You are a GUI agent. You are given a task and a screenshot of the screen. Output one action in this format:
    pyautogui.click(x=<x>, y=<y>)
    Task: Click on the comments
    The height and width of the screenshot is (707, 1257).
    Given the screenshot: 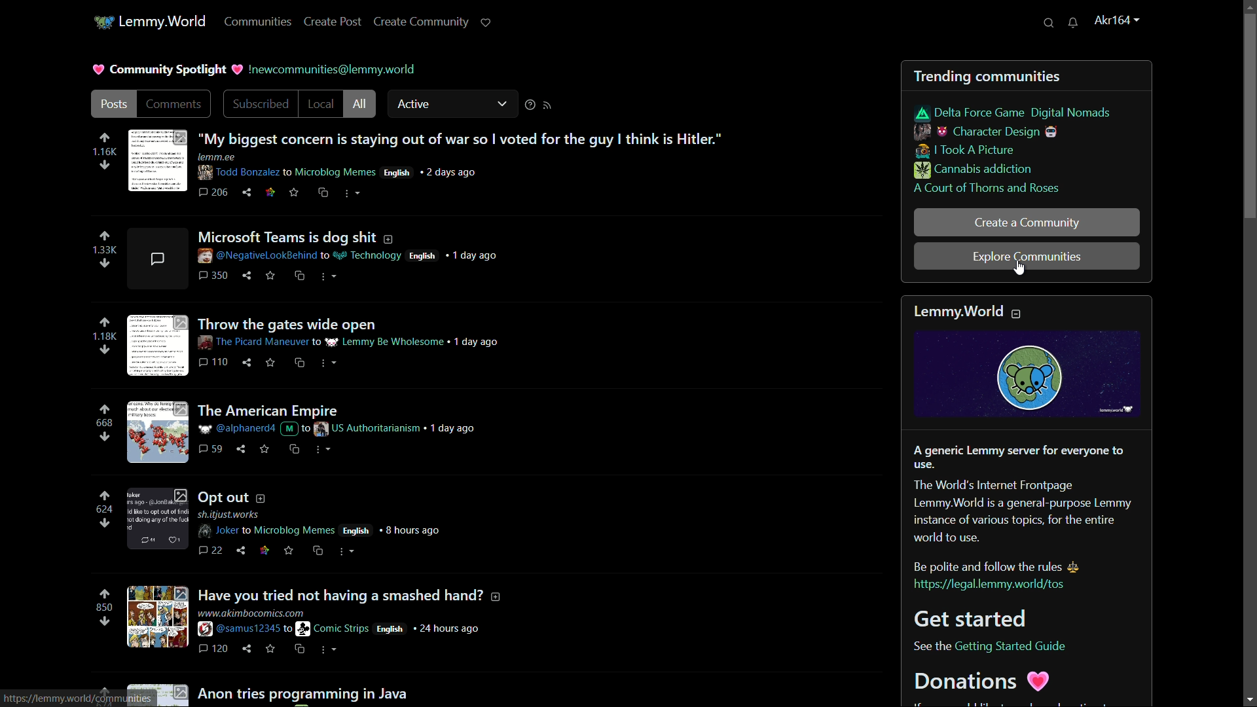 What is the action you would take?
    pyautogui.click(x=214, y=649)
    